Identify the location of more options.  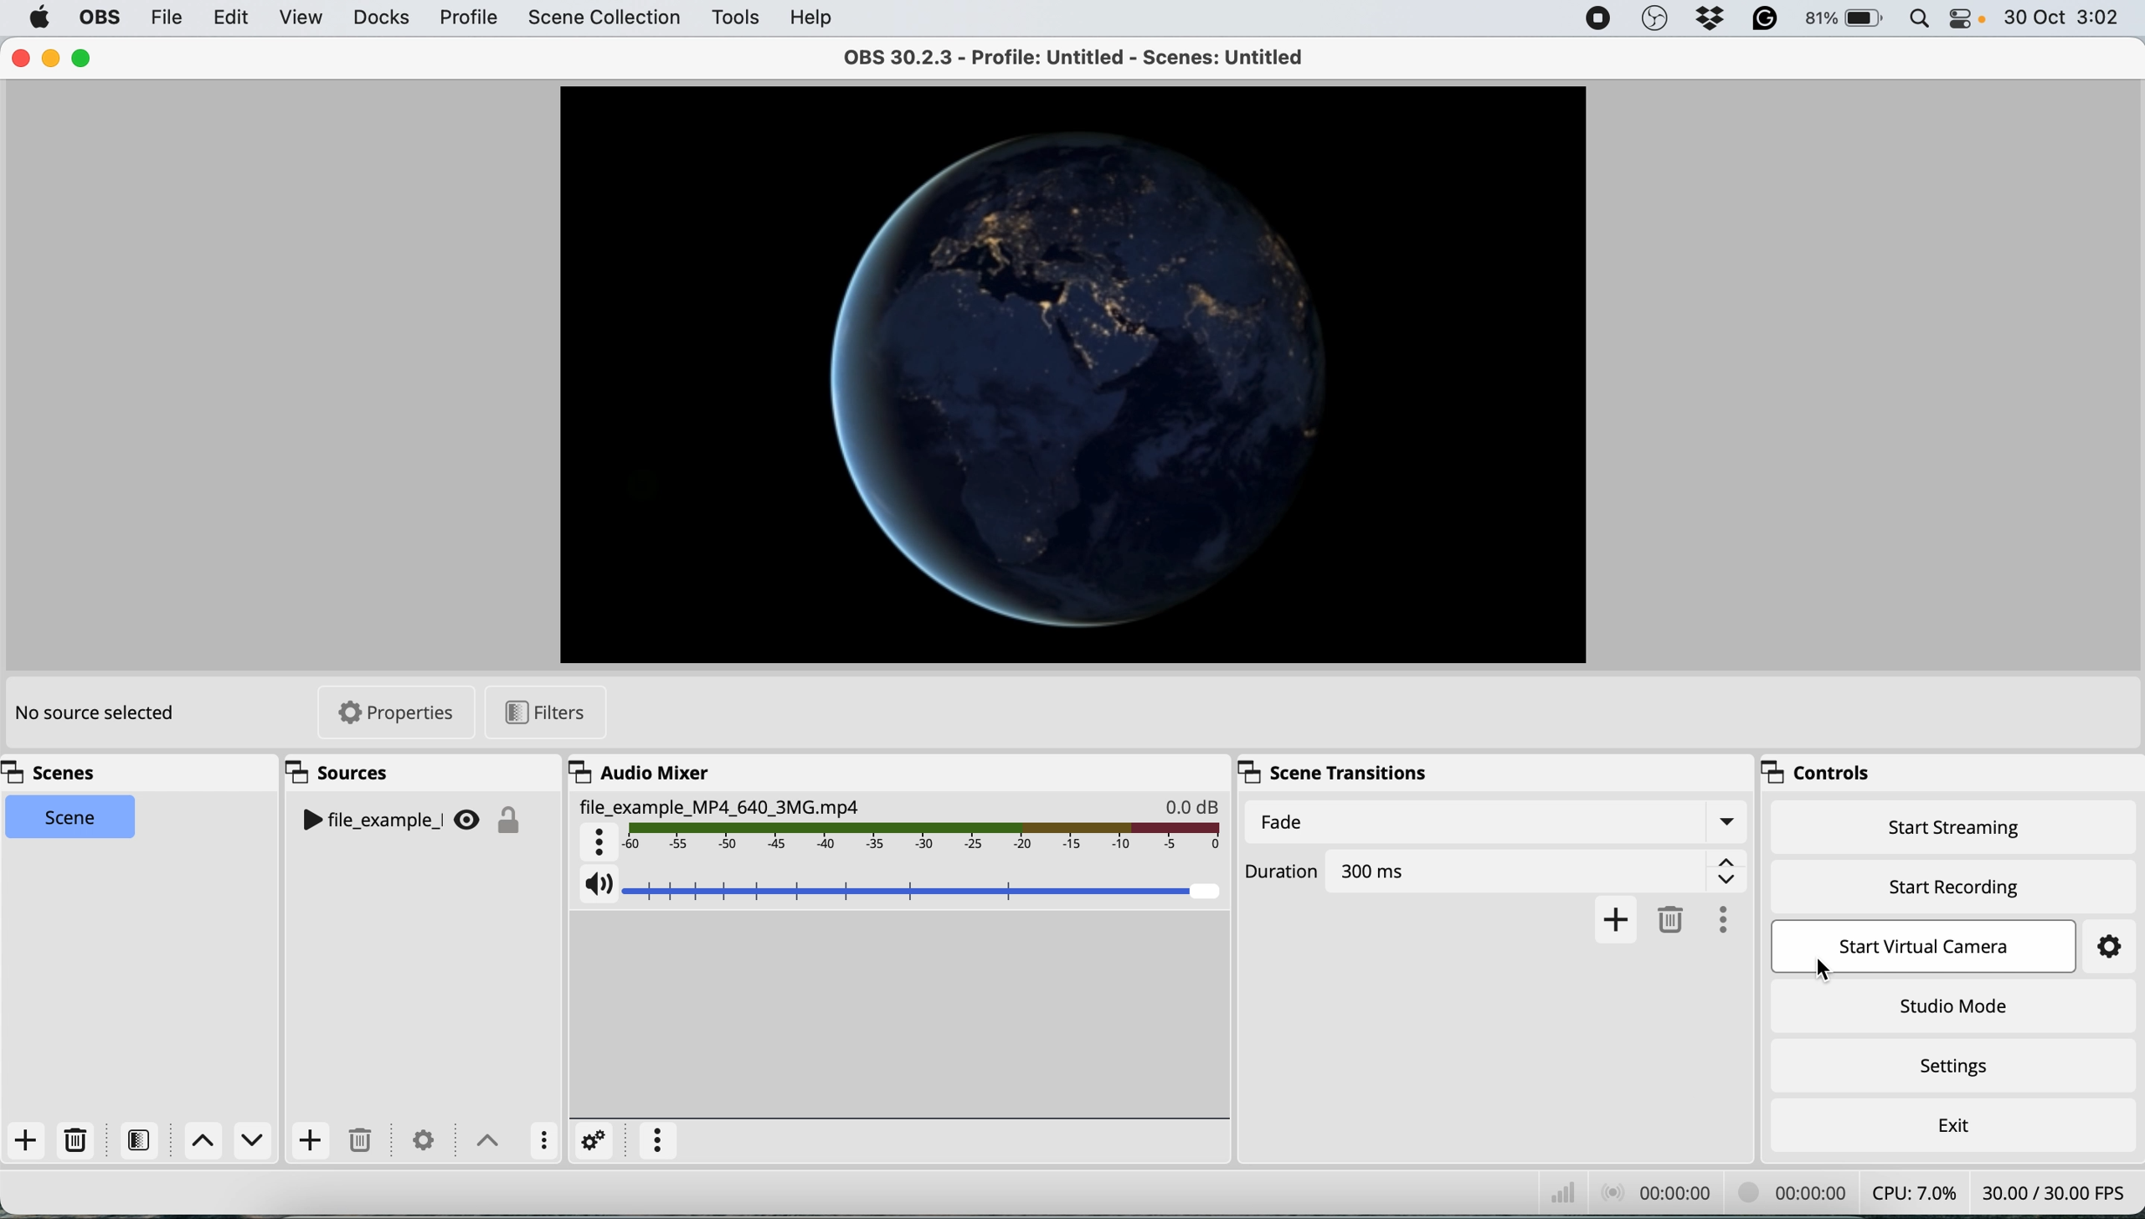
(545, 1140).